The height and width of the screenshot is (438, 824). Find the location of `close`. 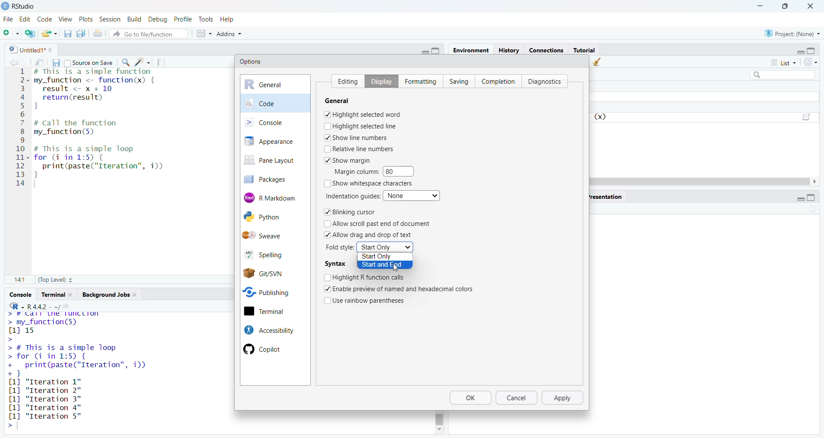

close is located at coordinates (138, 295).